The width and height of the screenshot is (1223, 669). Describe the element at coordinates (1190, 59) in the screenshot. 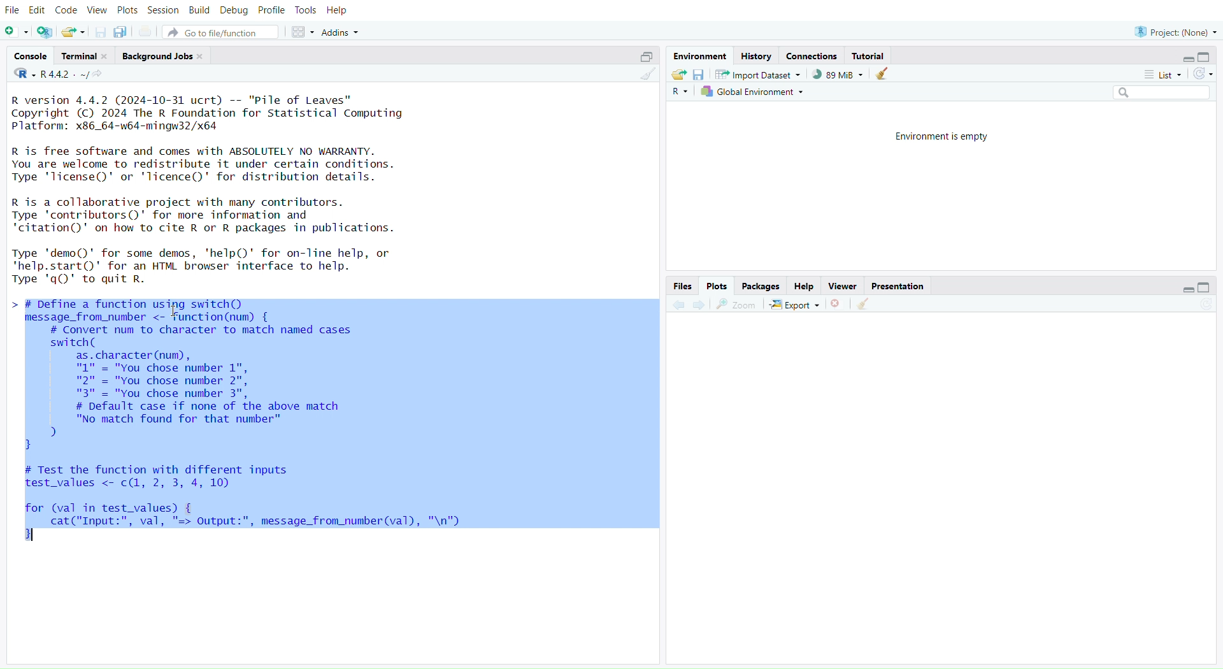

I see `Minimize` at that location.